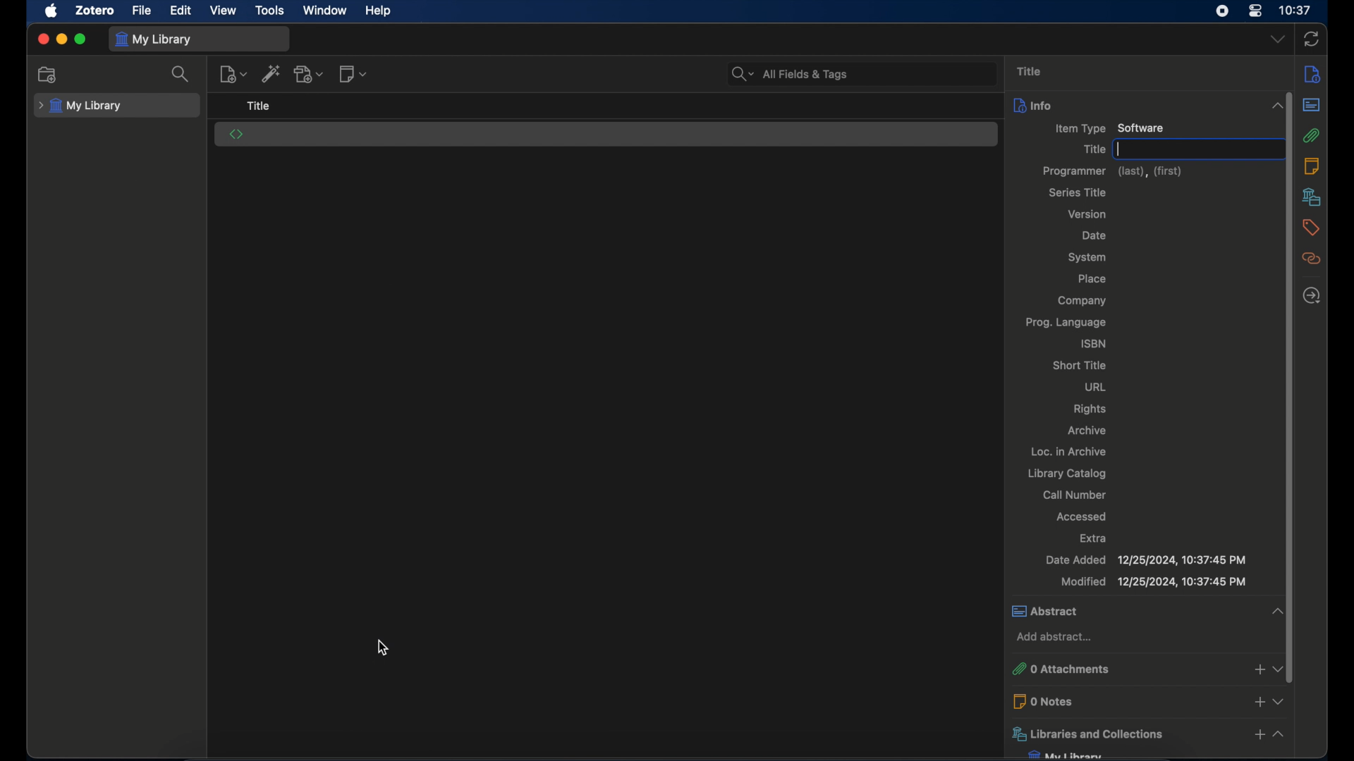 The height and width of the screenshot is (761, 1354). Describe the element at coordinates (1280, 669) in the screenshot. I see `dropdown` at that location.